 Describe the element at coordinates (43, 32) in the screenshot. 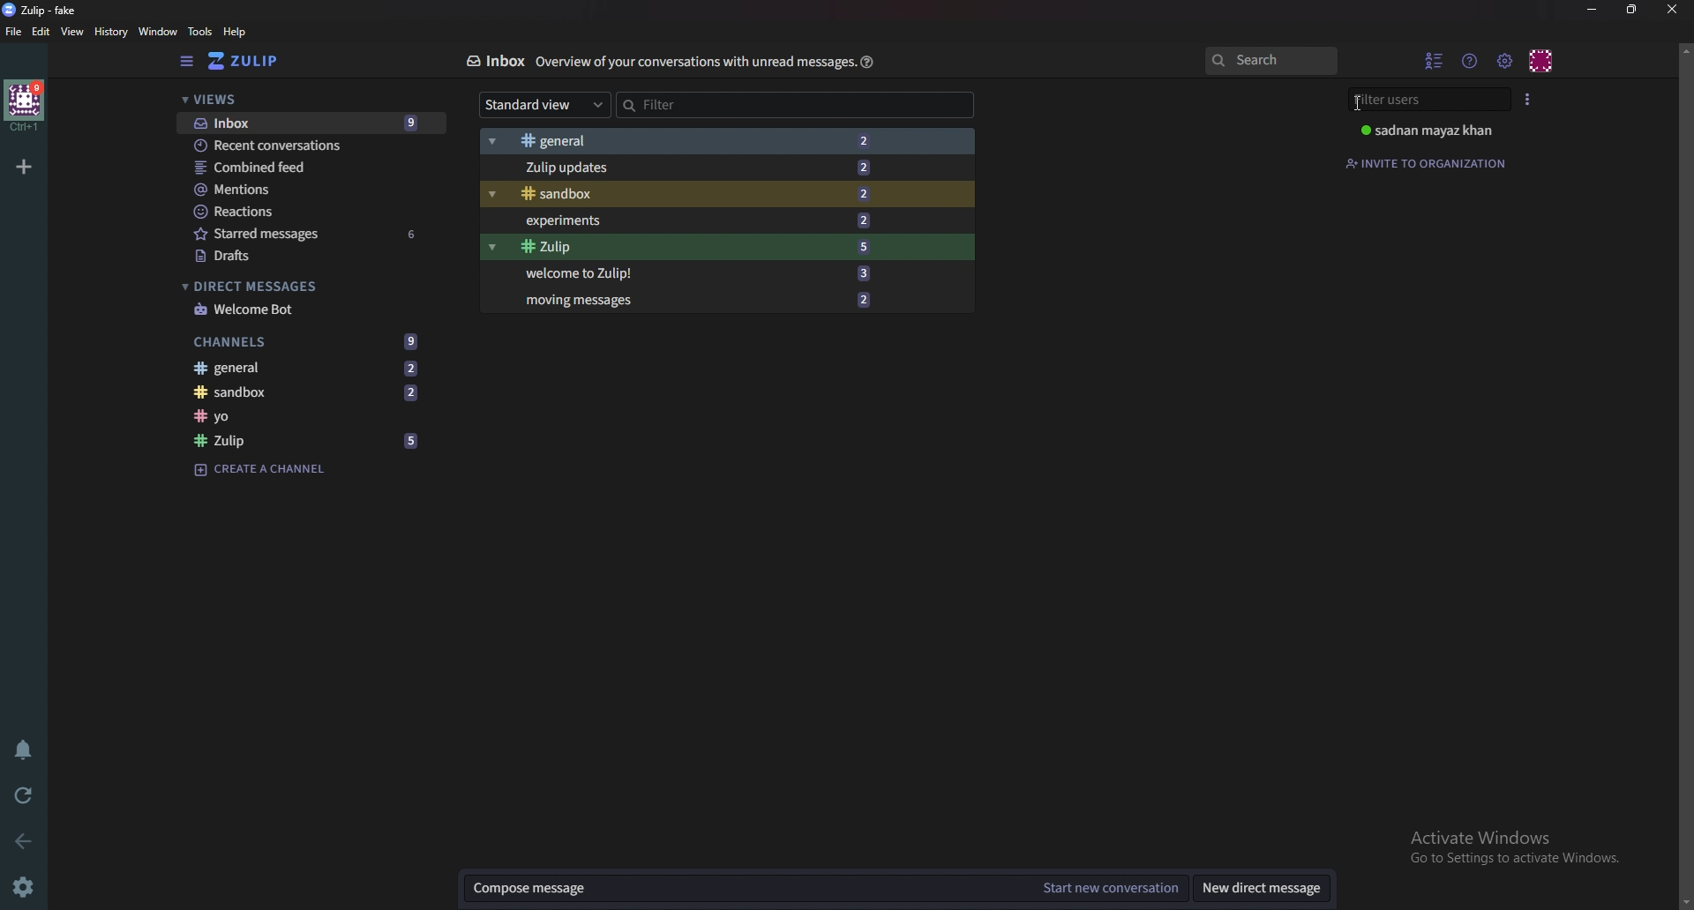

I see `Edit` at that location.